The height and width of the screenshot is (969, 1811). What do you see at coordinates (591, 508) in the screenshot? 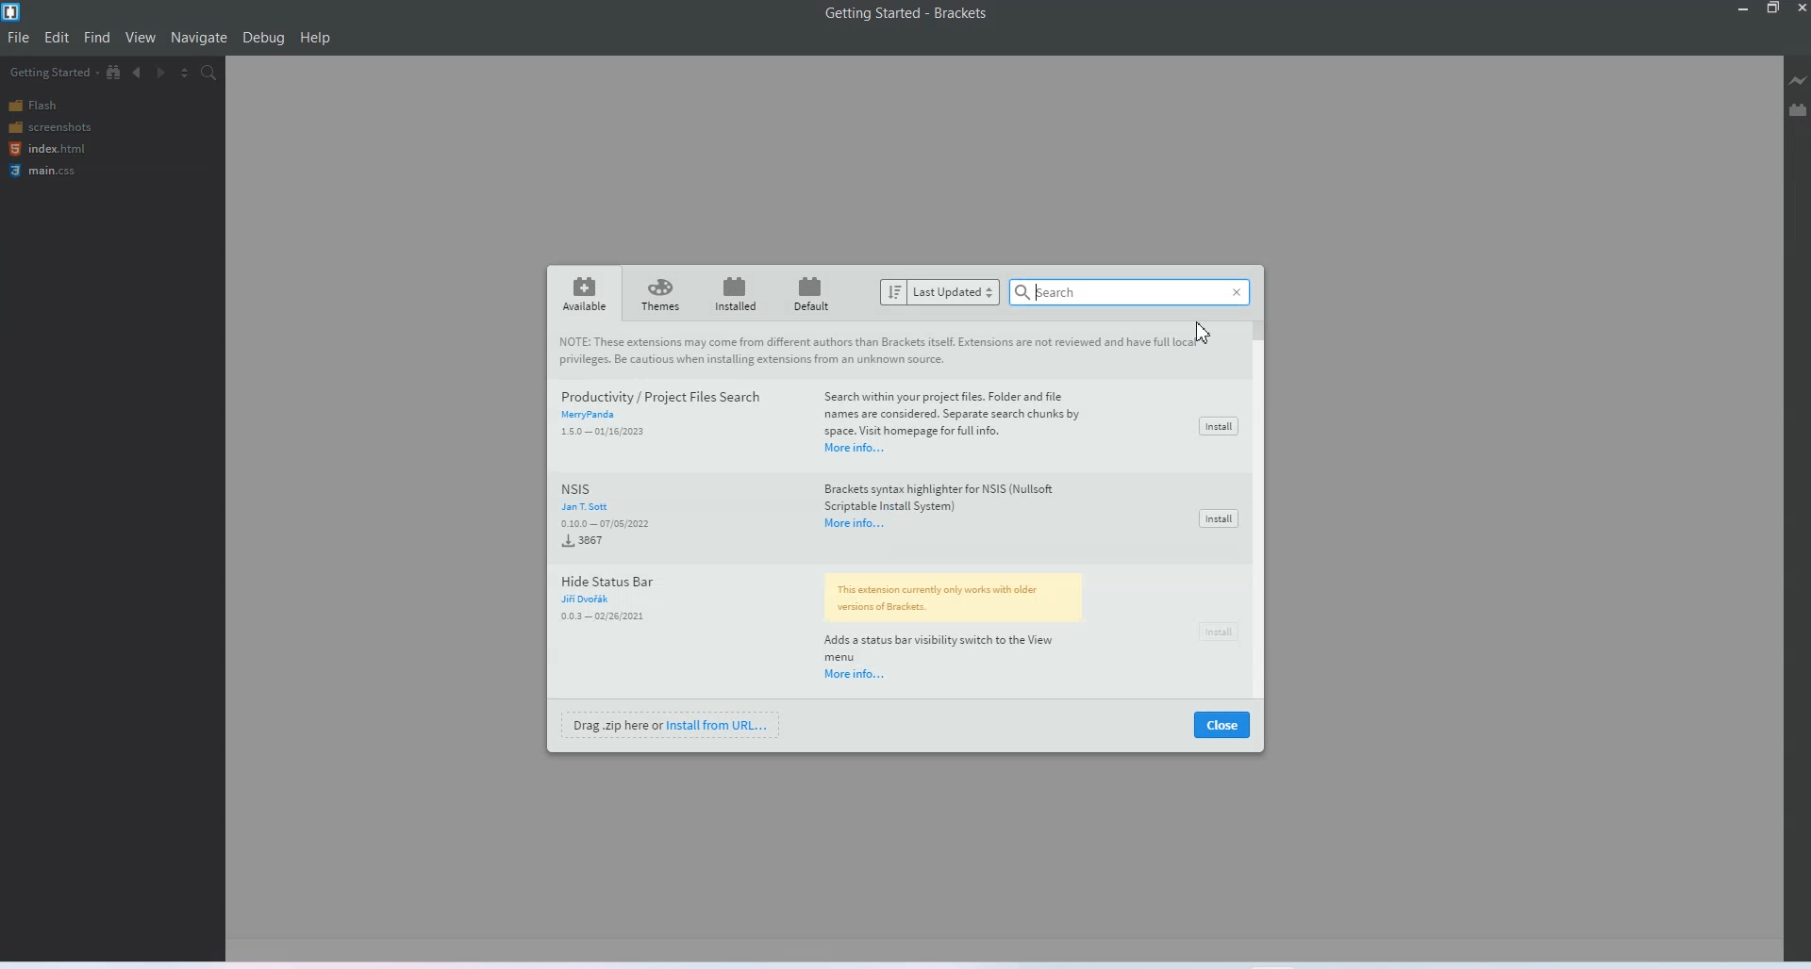
I see `Author` at bounding box center [591, 508].